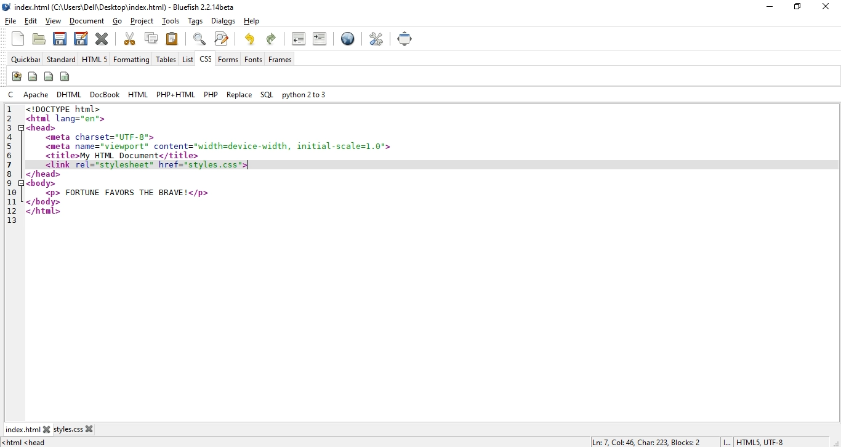  I want to click on new file, so click(19, 39).